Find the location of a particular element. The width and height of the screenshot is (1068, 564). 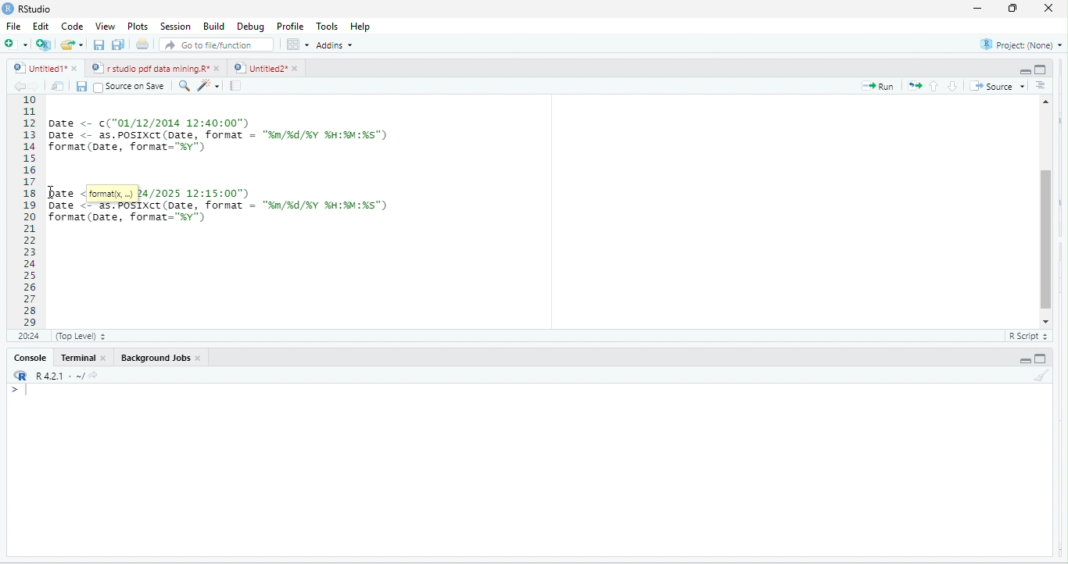

hide r script is located at coordinates (1024, 360).